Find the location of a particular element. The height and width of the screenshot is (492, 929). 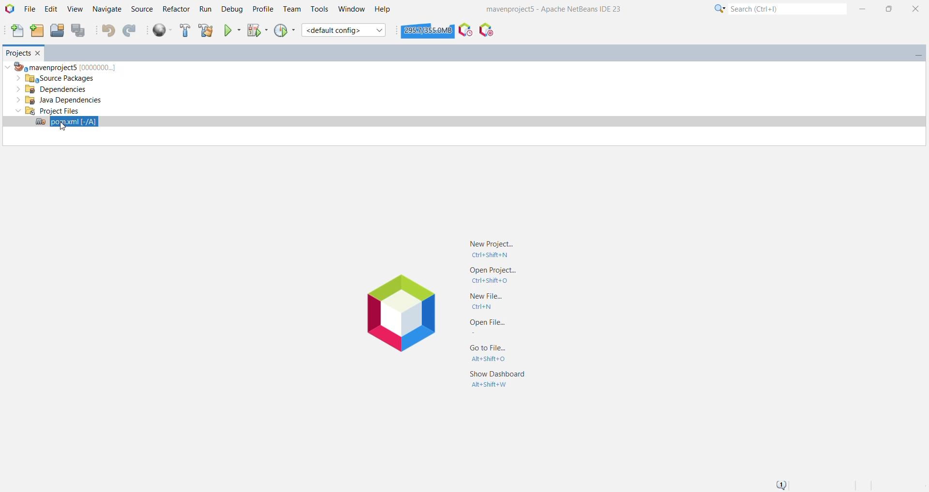

Search Bar is located at coordinates (778, 8).